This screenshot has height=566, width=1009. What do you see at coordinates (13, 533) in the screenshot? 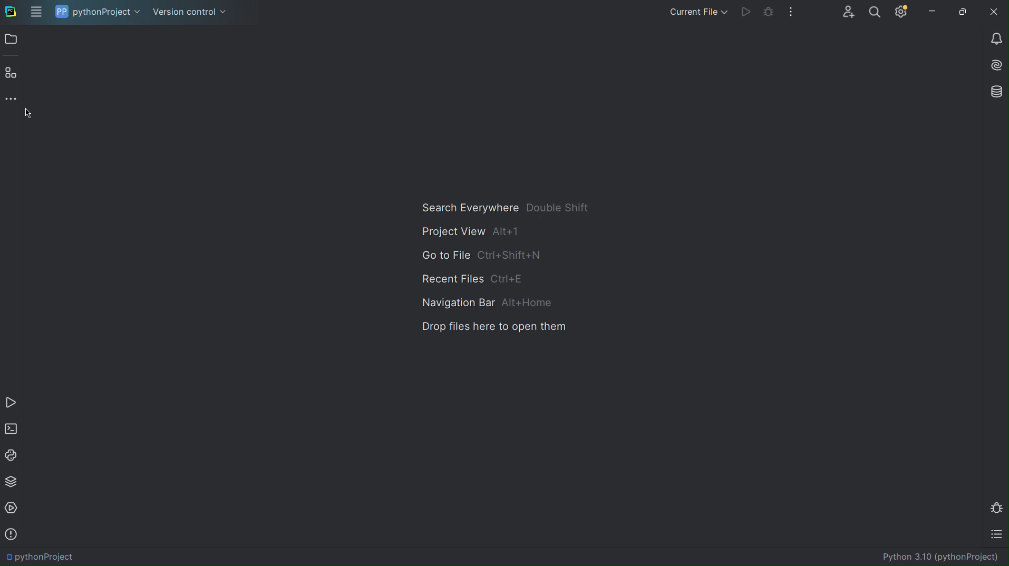
I see `Problems` at bounding box center [13, 533].